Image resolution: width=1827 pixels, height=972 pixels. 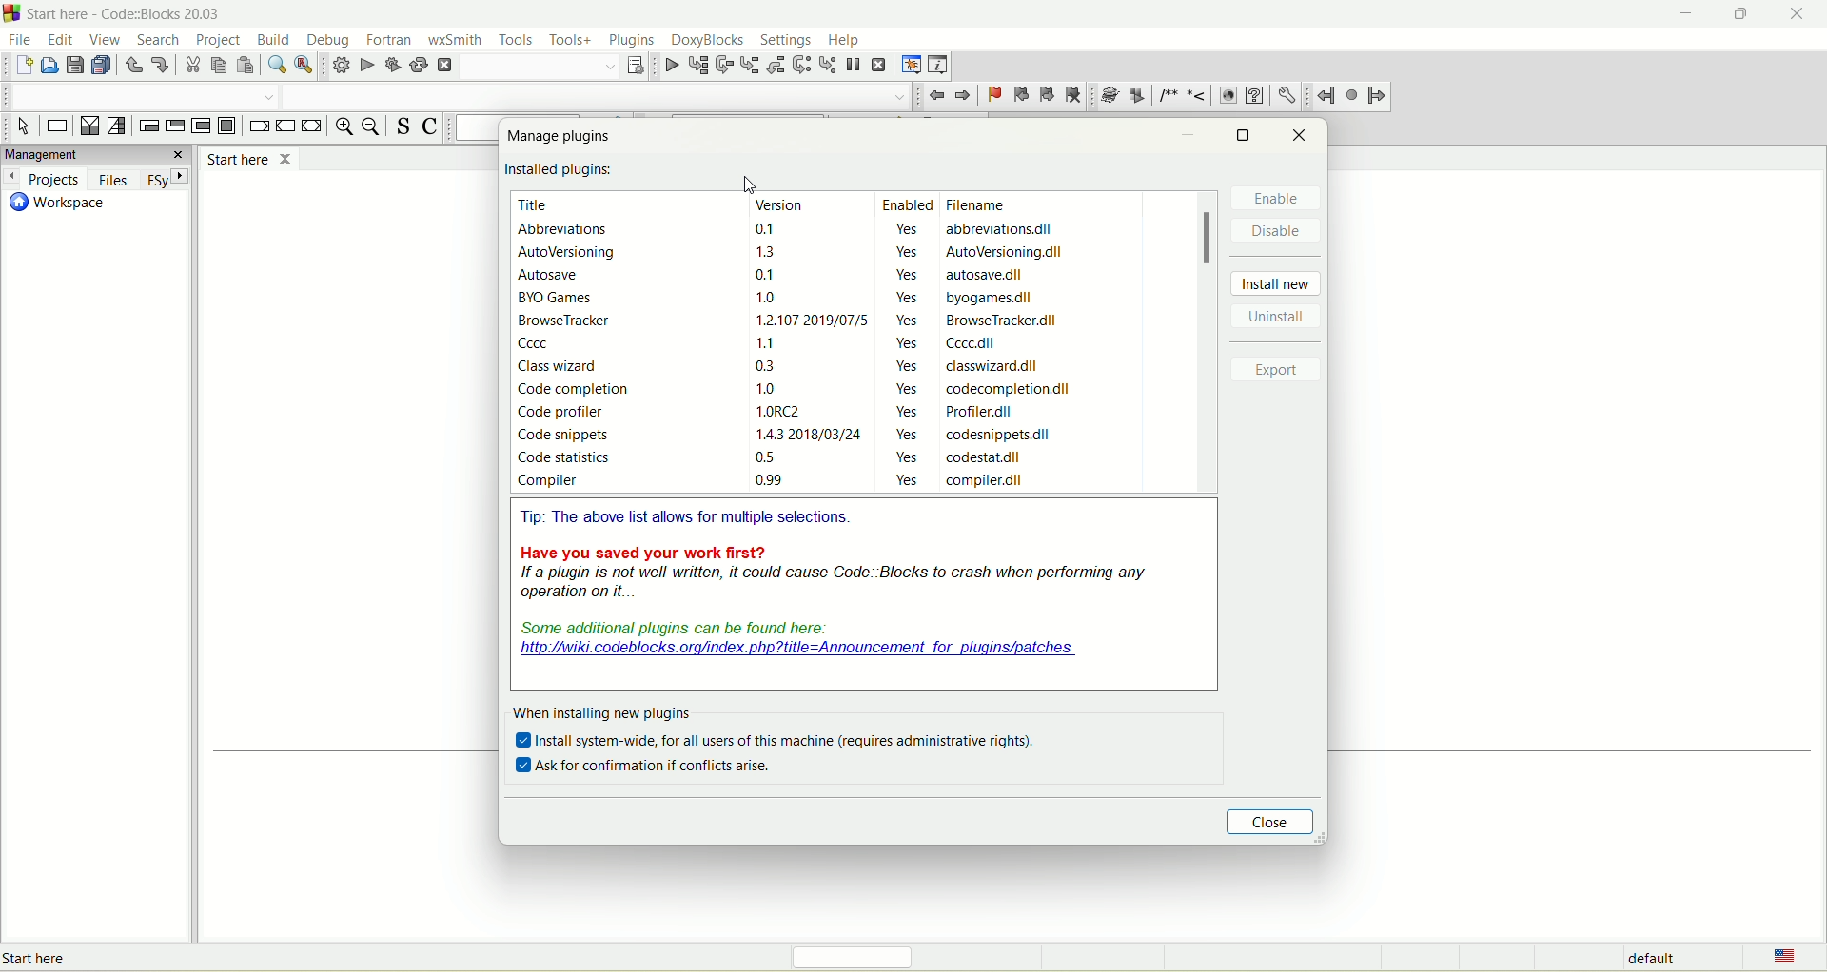 What do you see at coordinates (101, 65) in the screenshot?
I see `save everything` at bounding box center [101, 65].